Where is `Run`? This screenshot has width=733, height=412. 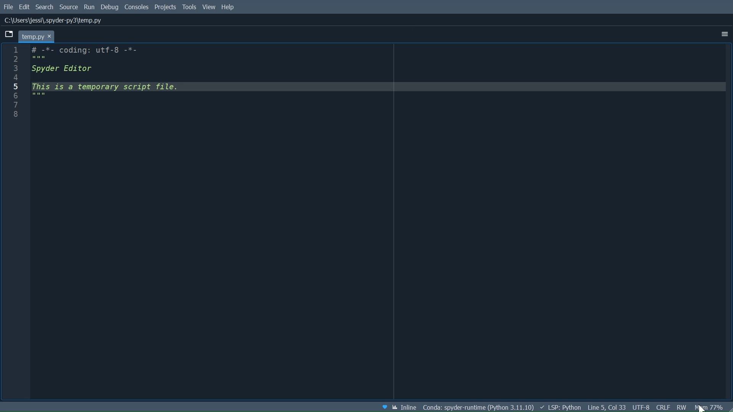 Run is located at coordinates (90, 8).